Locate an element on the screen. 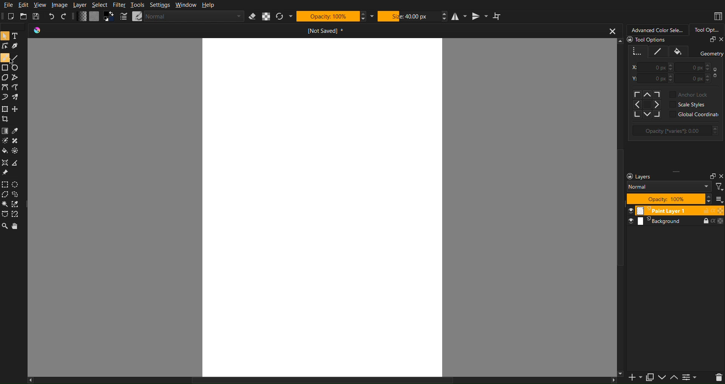 This screenshot has width=725, height=384. Fullscreen is located at coordinates (712, 40).